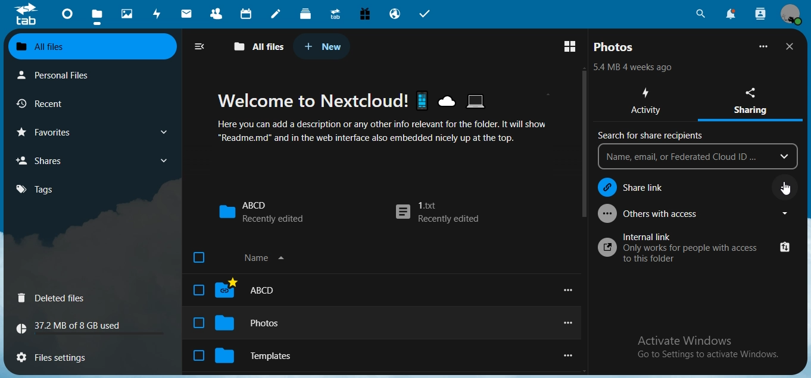 The width and height of the screenshot is (811, 378). Describe the element at coordinates (220, 15) in the screenshot. I see `contacts` at that location.